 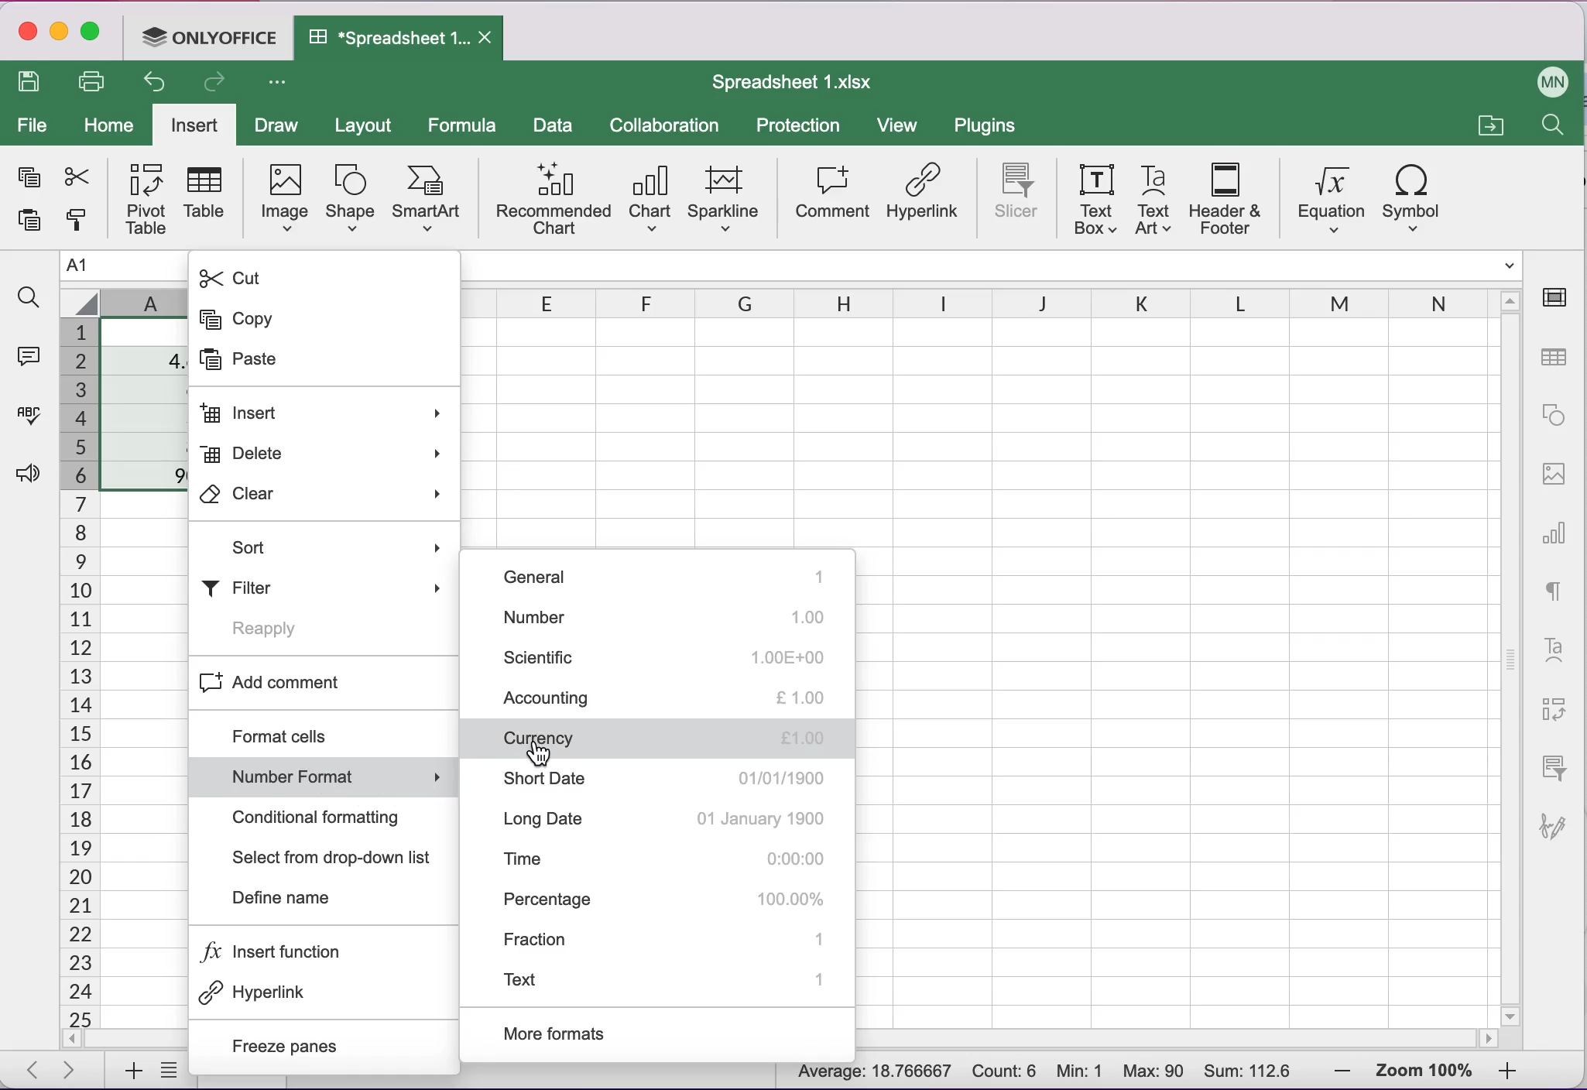 What do you see at coordinates (667, 942) in the screenshot?
I see `fraction` at bounding box center [667, 942].